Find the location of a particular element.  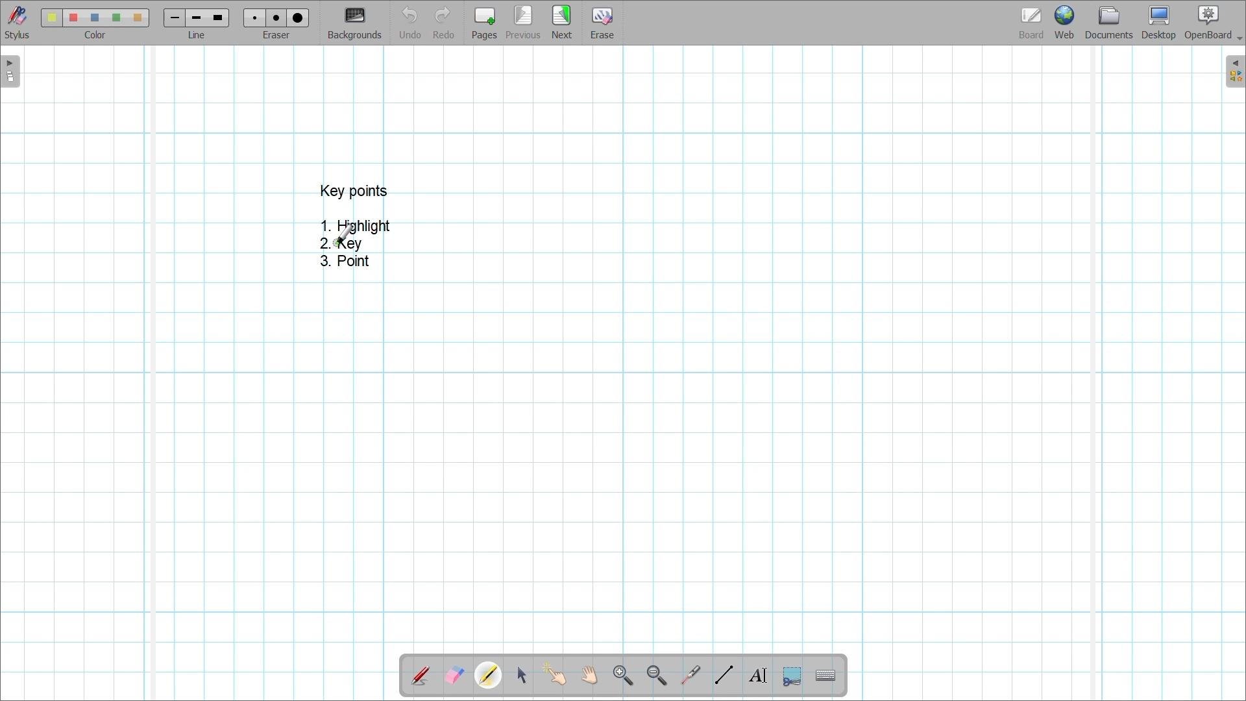

Right sidebar is located at coordinates (1235, 71).